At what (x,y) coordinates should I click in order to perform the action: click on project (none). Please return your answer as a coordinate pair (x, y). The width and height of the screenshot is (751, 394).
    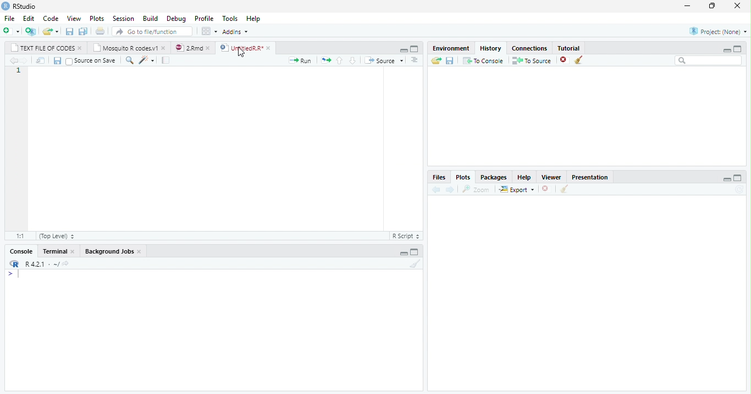
    Looking at the image, I should click on (718, 30).